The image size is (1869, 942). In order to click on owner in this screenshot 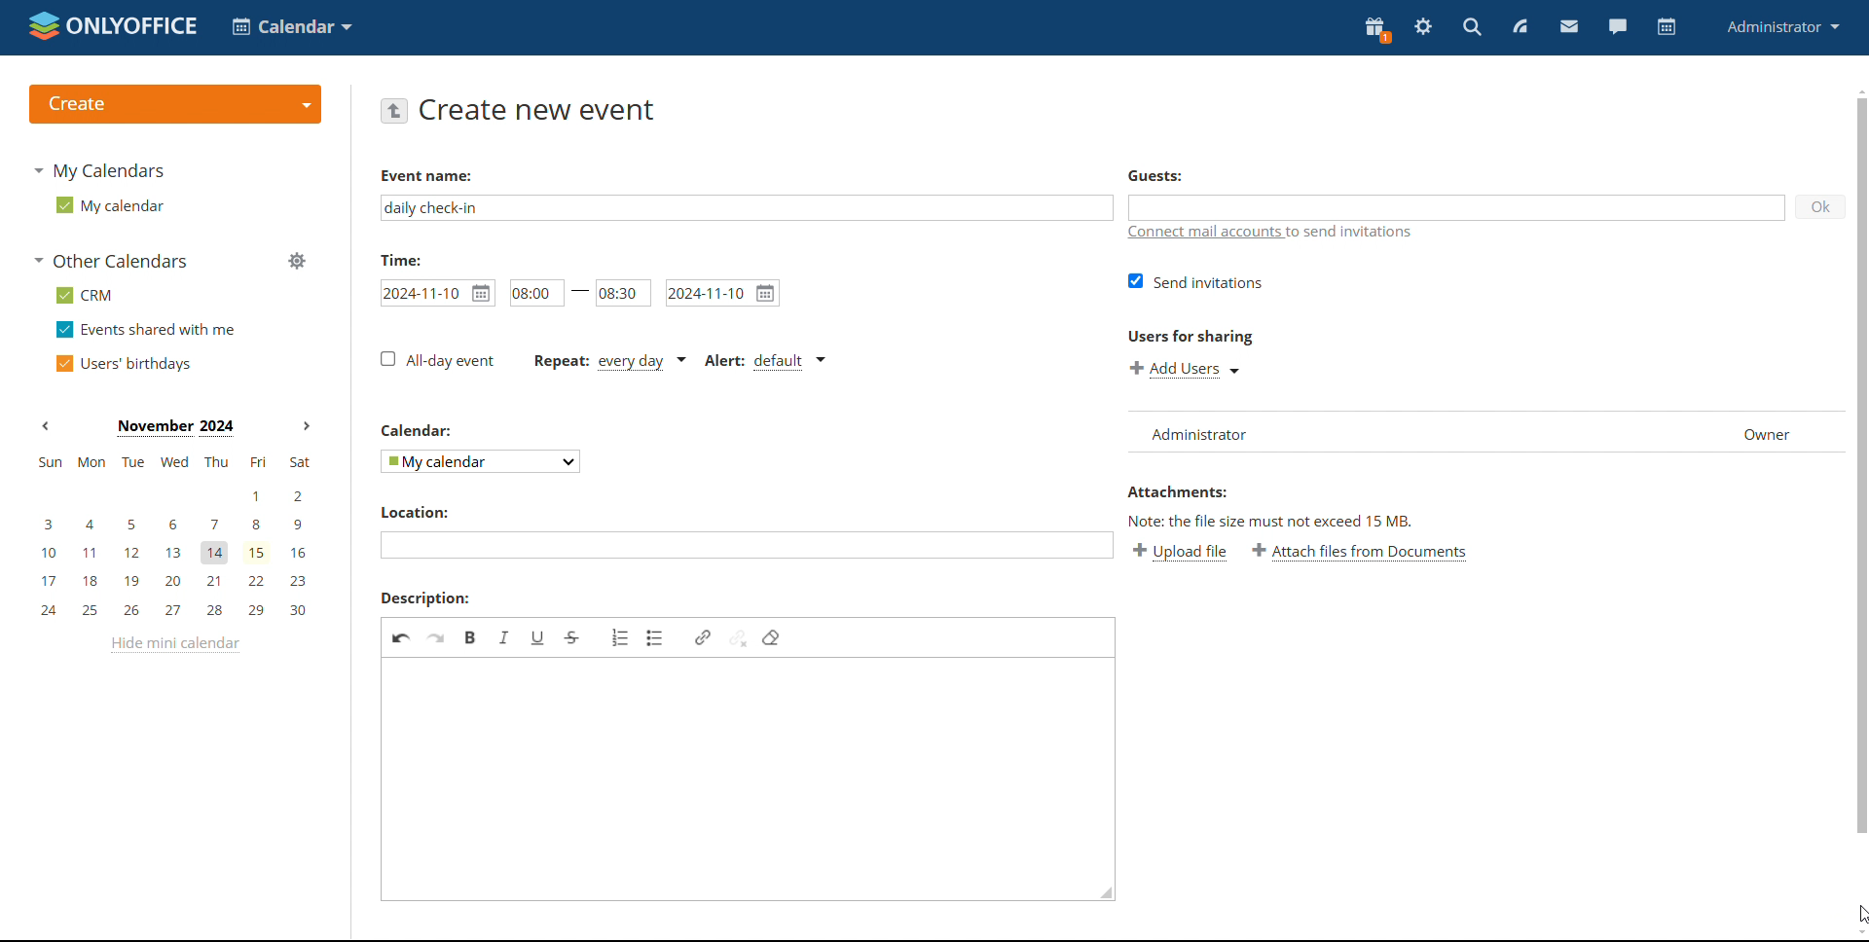, I will do `click(1768, 433)`.